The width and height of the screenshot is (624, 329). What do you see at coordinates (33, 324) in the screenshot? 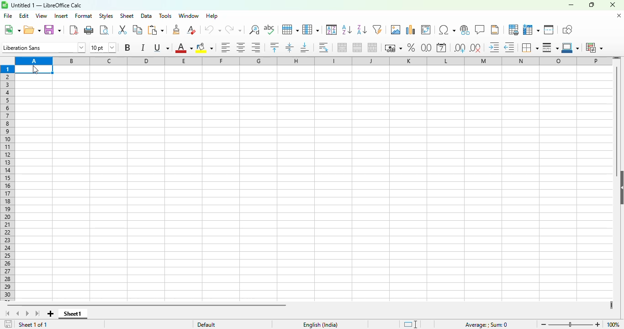
I see `sheet 1 of 1` at bounding box center [33, 324].